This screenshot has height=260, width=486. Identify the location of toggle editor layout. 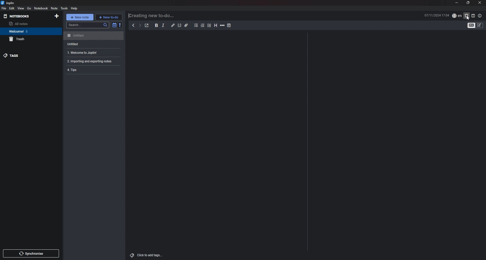
(473, 16).